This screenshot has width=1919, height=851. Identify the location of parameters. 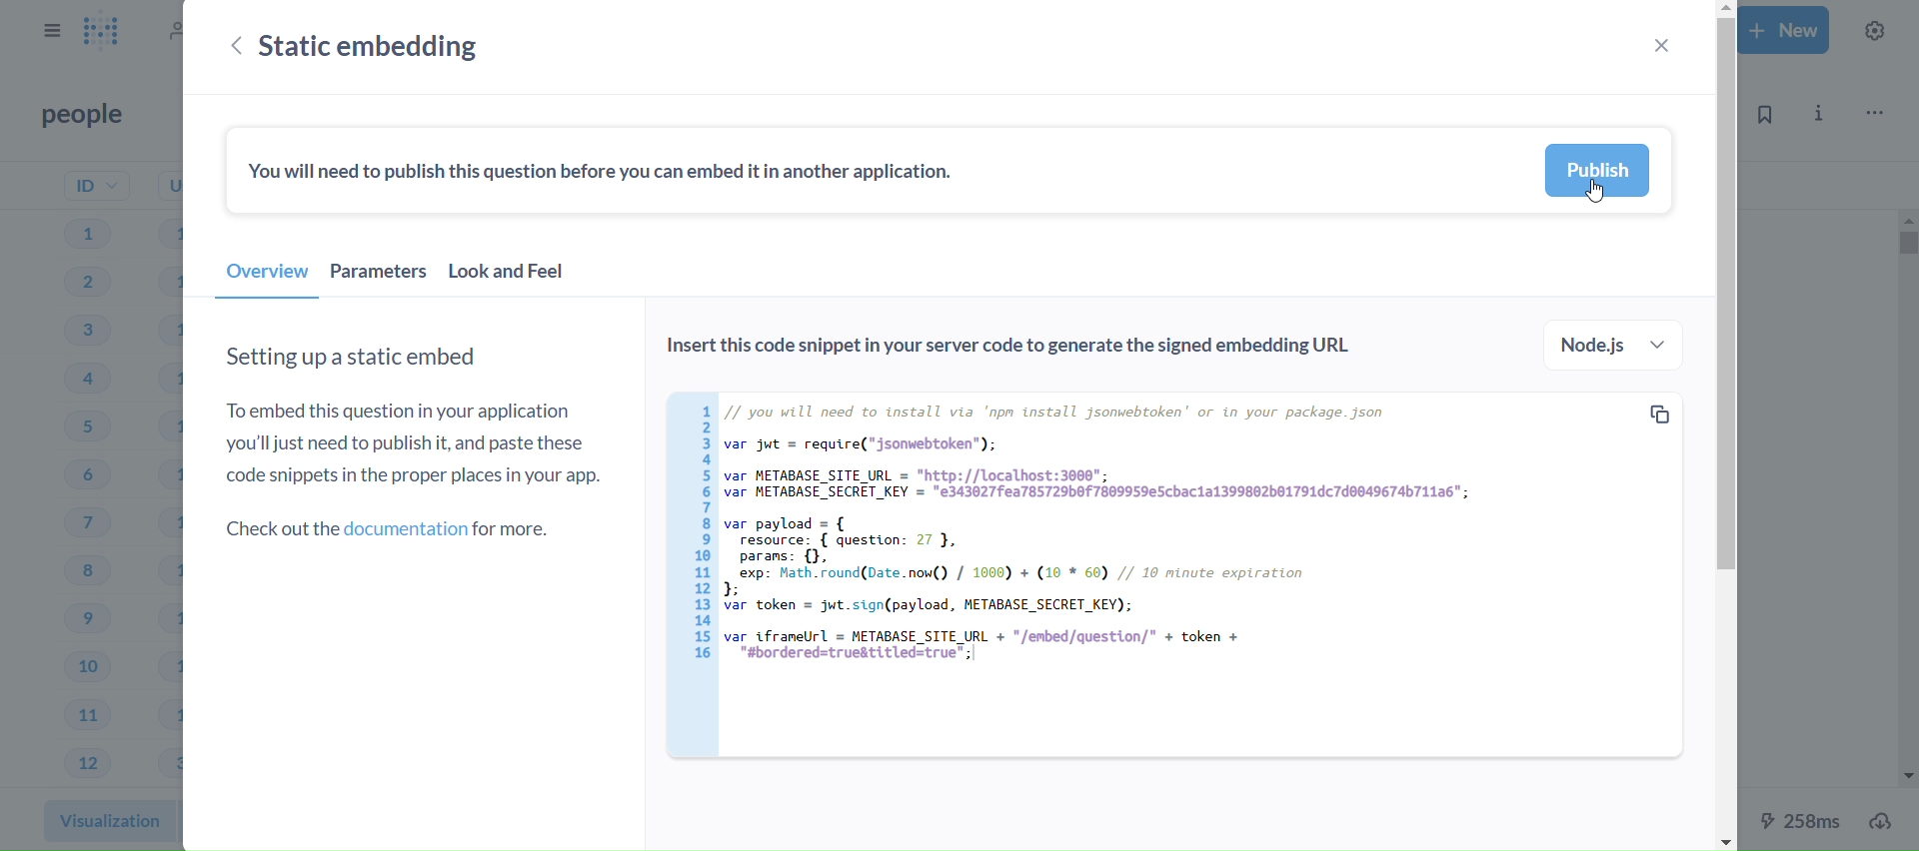
(380, 277).